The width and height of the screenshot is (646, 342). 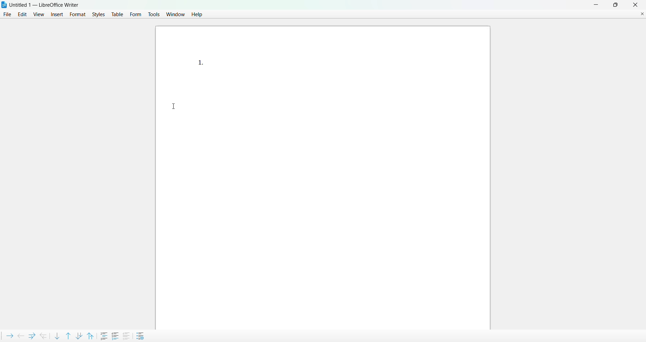 I want to click on view, so click(x=39, y=14).